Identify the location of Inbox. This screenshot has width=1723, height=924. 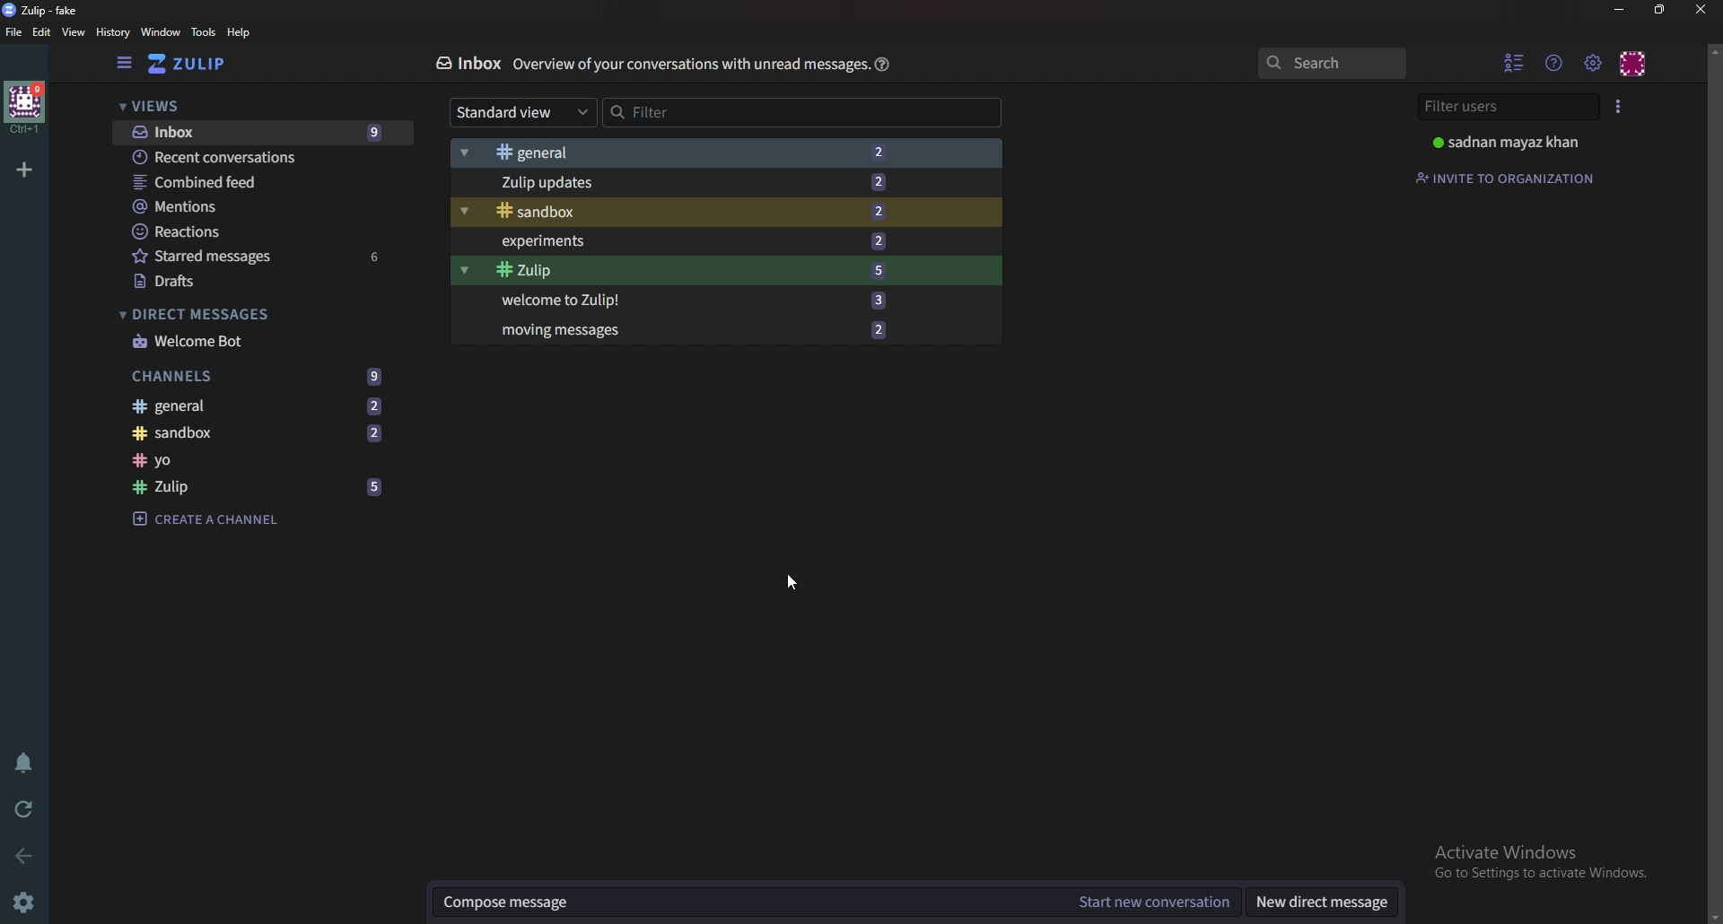
(469, 63).